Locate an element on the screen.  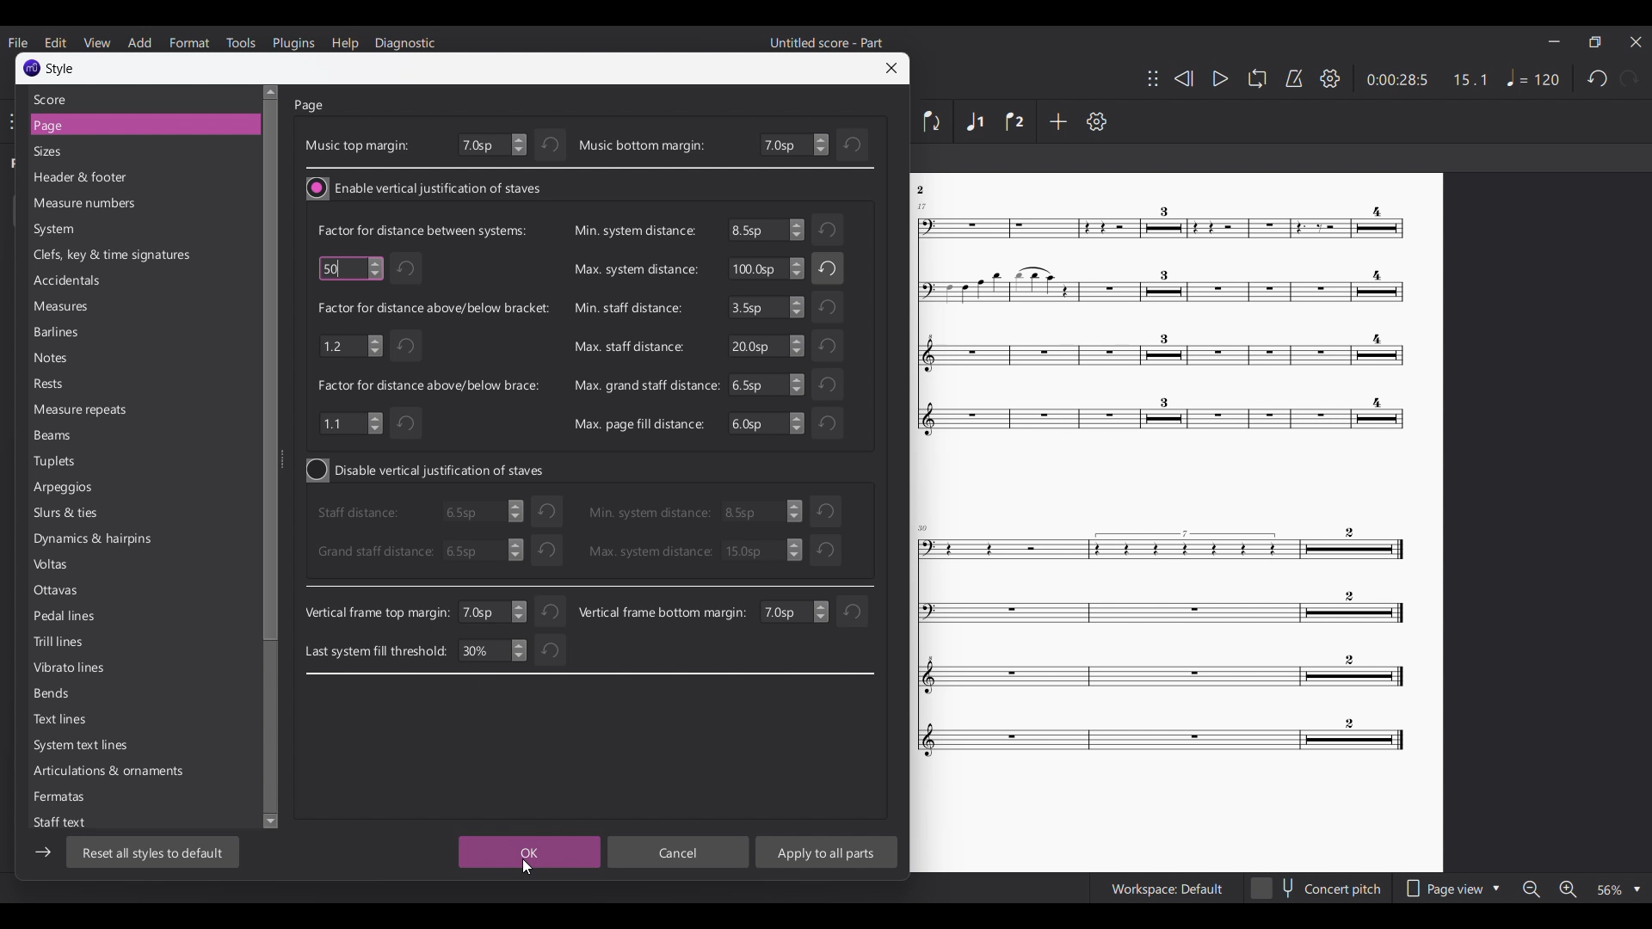
reset is located at coordinates (852, 612).